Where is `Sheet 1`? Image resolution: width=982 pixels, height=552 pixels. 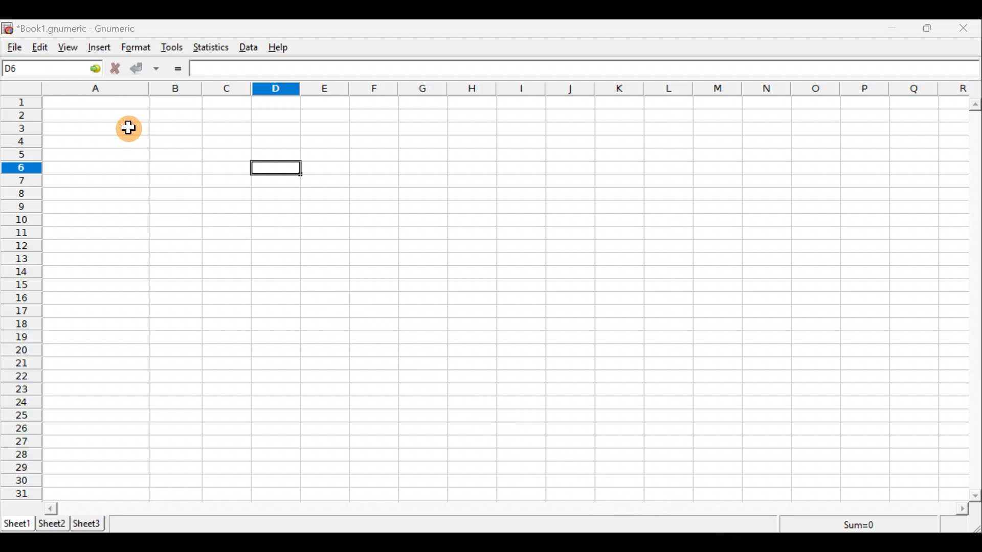 Sheet 1 is located at coordinates (16, 523).